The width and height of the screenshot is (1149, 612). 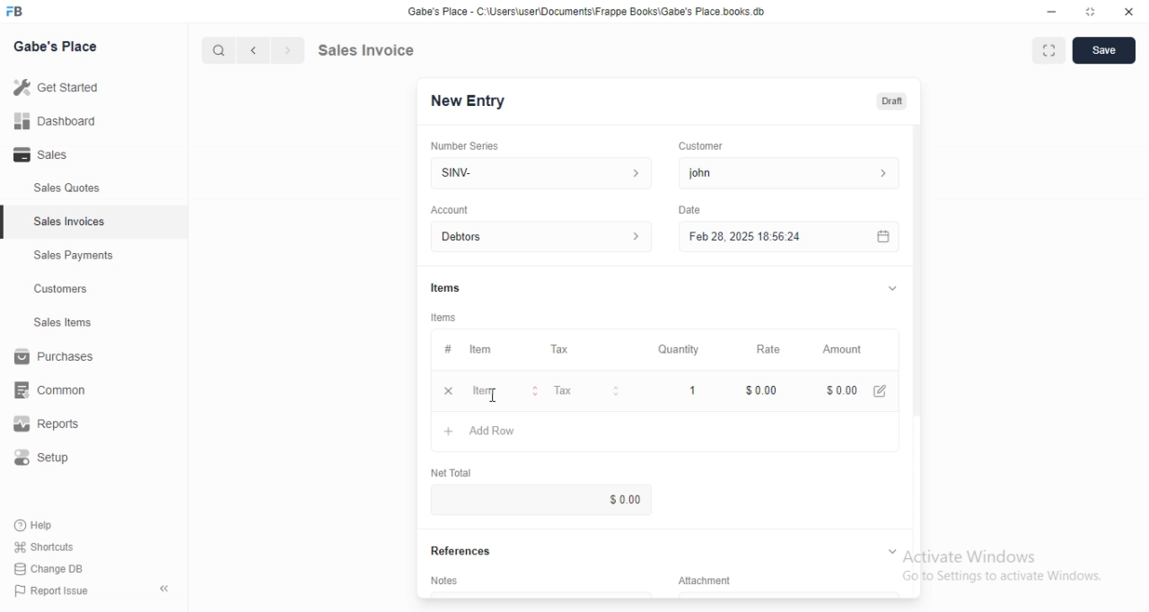 I want to click on Gabe's Place - C \Wsers\usenDocuments\Frappe Books\Gabe's Place books db, so click(x=591, y=14).